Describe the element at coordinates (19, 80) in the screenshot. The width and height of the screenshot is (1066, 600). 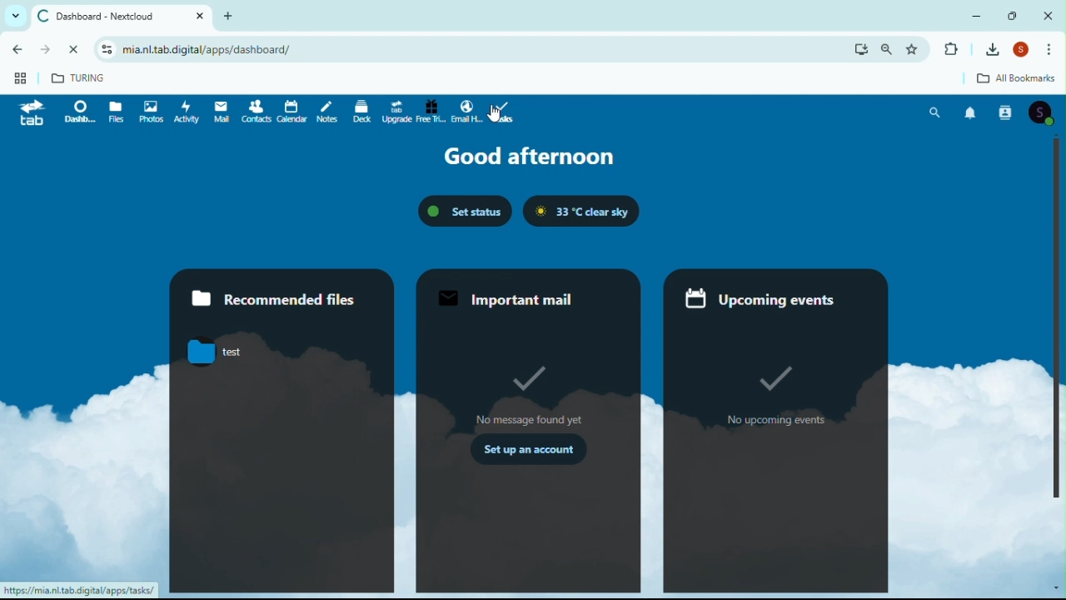
I see `Web` at that location.